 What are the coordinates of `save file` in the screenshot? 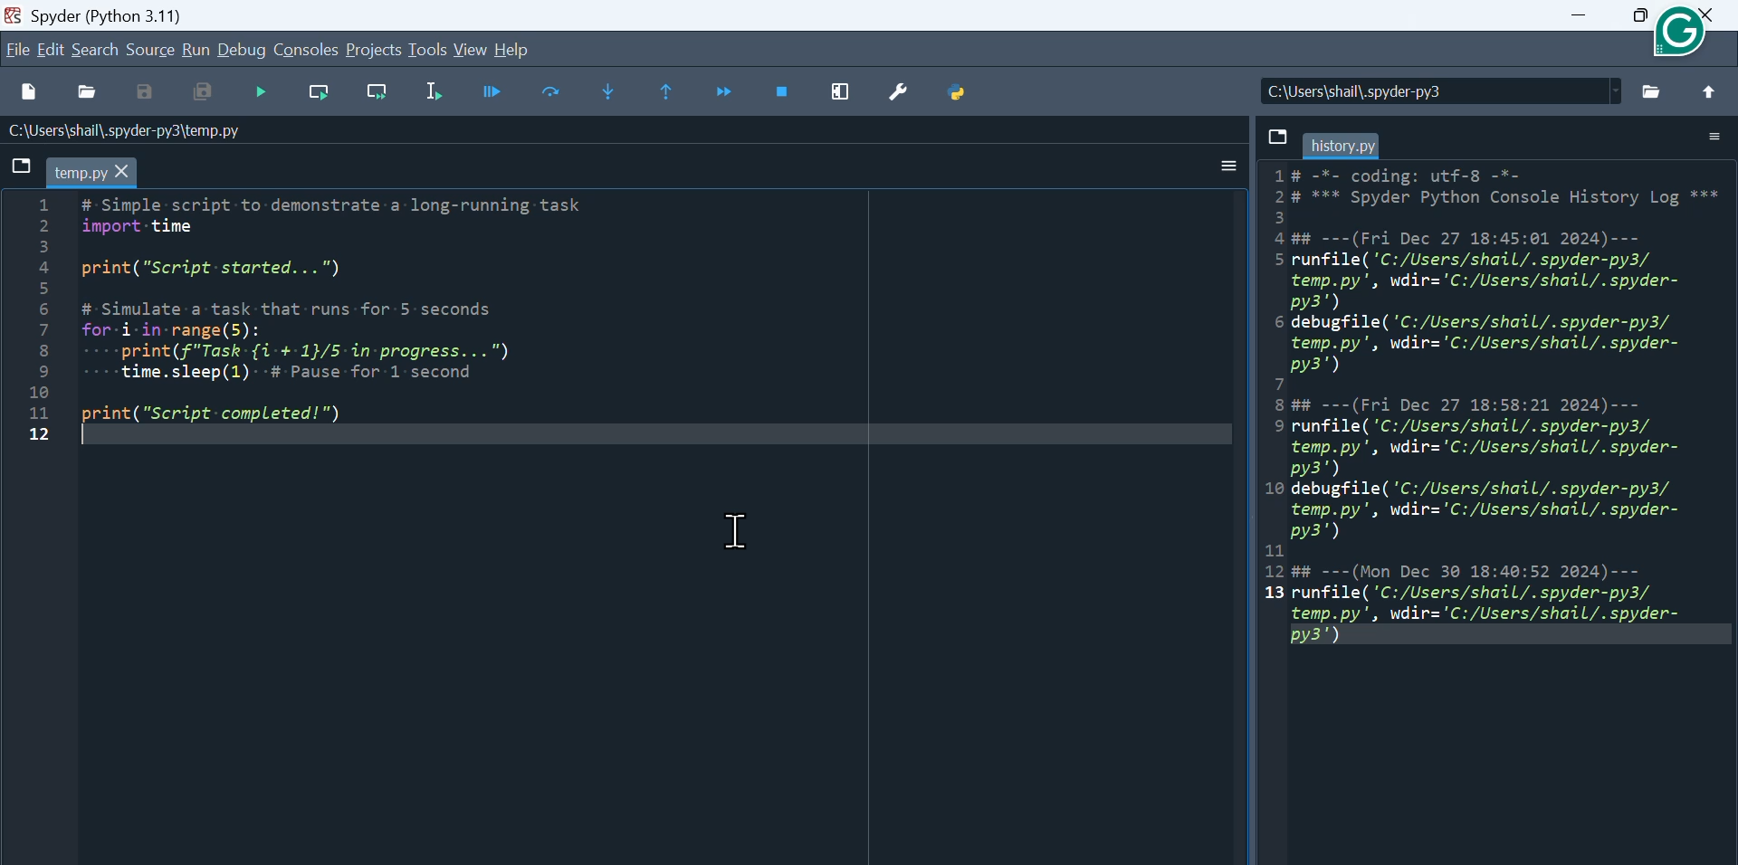 It's located at (18, 165).